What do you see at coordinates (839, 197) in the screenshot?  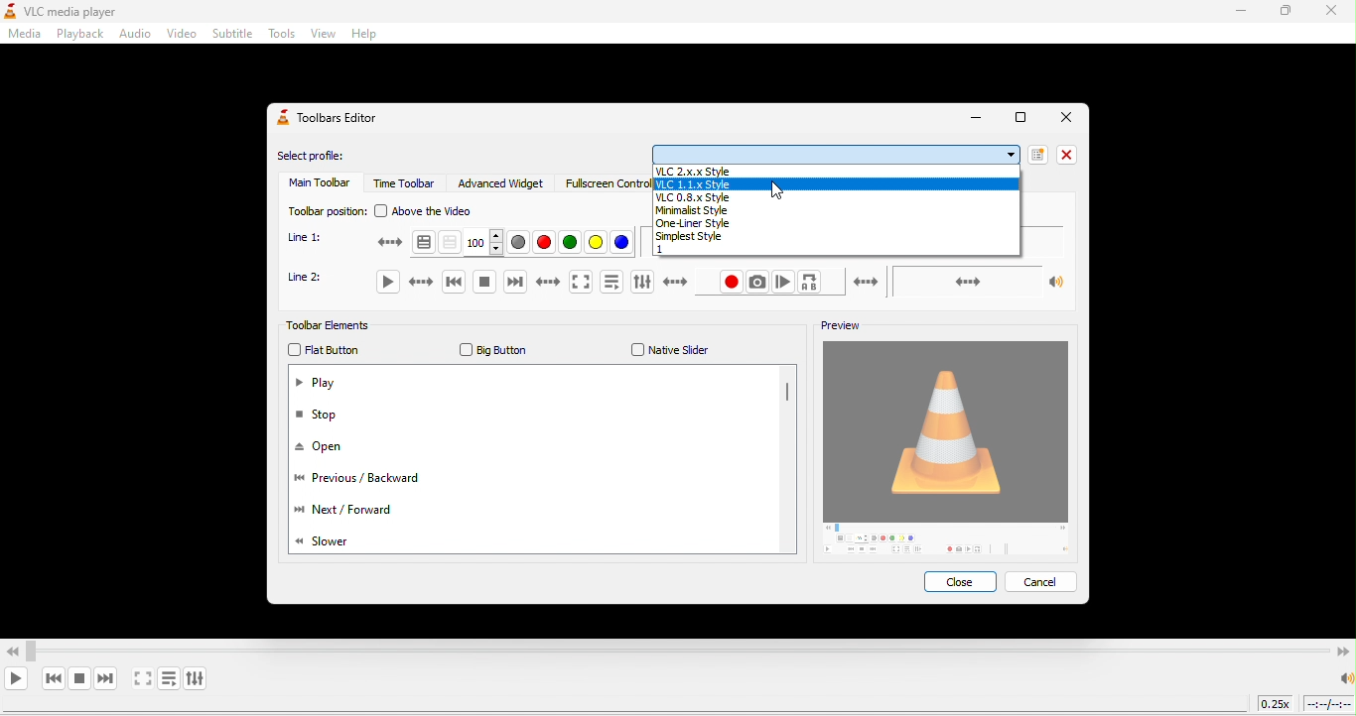 I see `vlc08xstyle` at bounding box center [839, 197].